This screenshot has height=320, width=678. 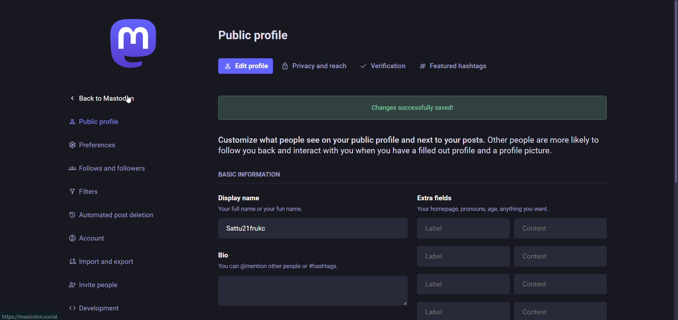 What do you see at coordinates (314, 66) in the screenshot?
I see `privacy and reacts` at bounding box center [314, 66].